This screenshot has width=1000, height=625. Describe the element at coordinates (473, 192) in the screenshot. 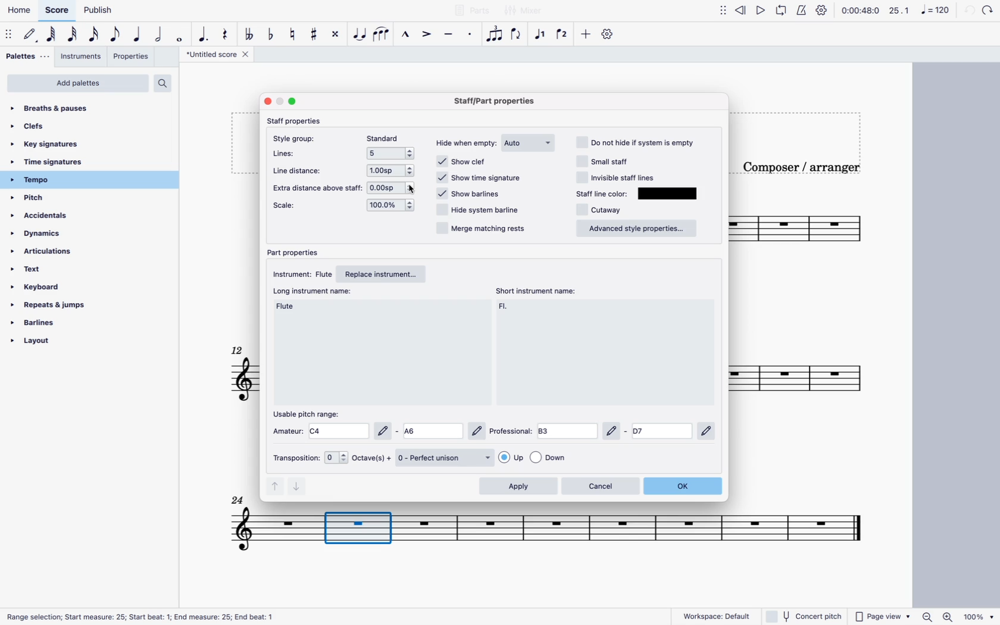

I see `show barlines ` at that location.